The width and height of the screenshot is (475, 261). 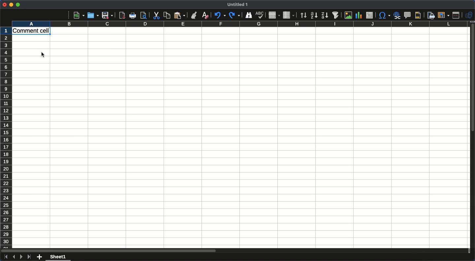 I want to click on cursor position, so click(x=41, y=52).